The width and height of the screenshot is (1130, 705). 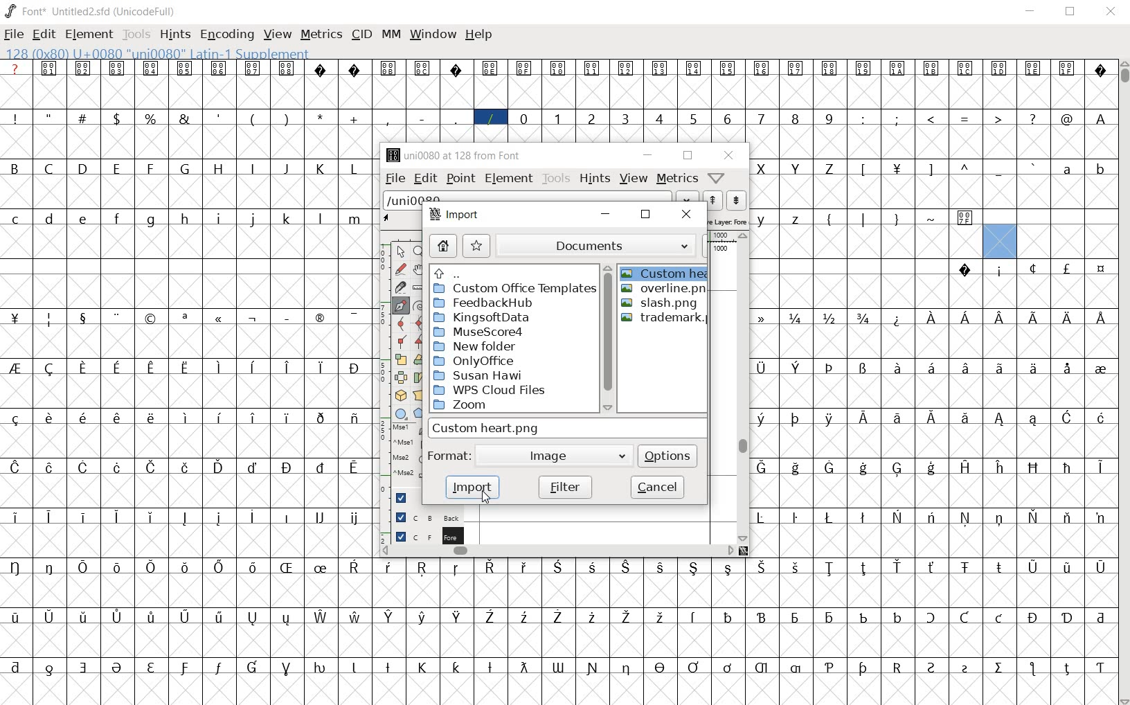 What do you see at coordinates (1101, 119) in the screenshot?
I see `glyph` at bounding box center [1101, 119].